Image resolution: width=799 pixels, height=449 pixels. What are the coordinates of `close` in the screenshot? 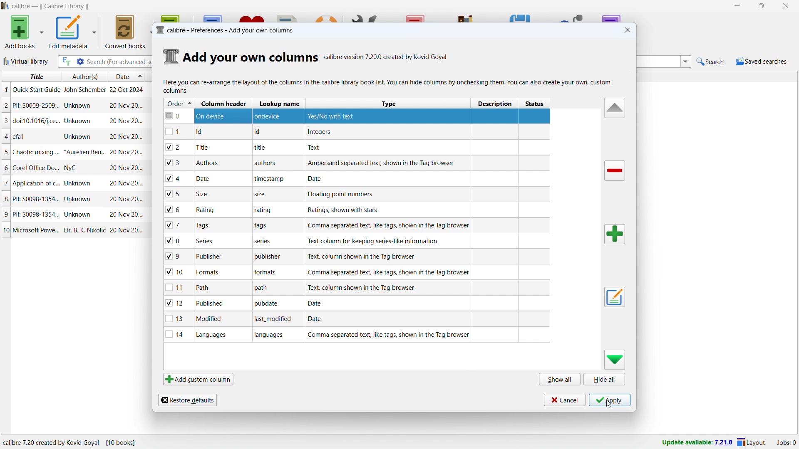 It's located at (628, 30).